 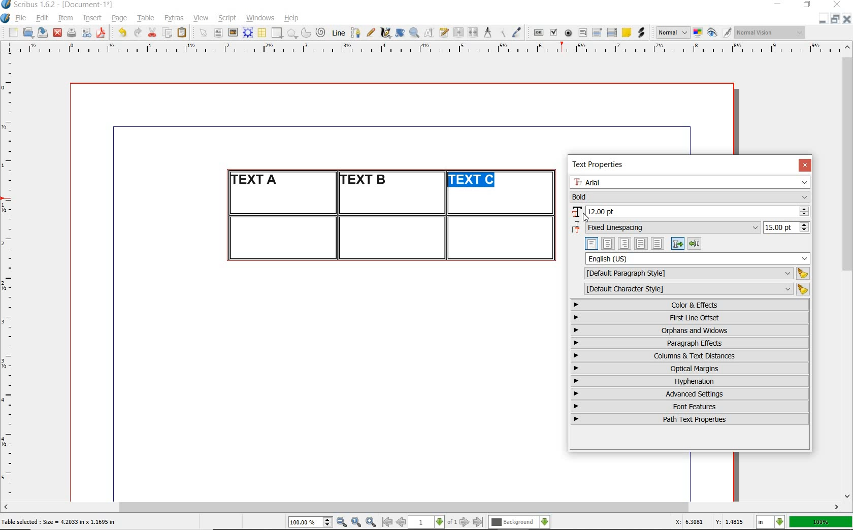 What do you see at coordinates (691, 228) in the screenshot?
I see `fixed linespacing` at bounding box center [691, 228].